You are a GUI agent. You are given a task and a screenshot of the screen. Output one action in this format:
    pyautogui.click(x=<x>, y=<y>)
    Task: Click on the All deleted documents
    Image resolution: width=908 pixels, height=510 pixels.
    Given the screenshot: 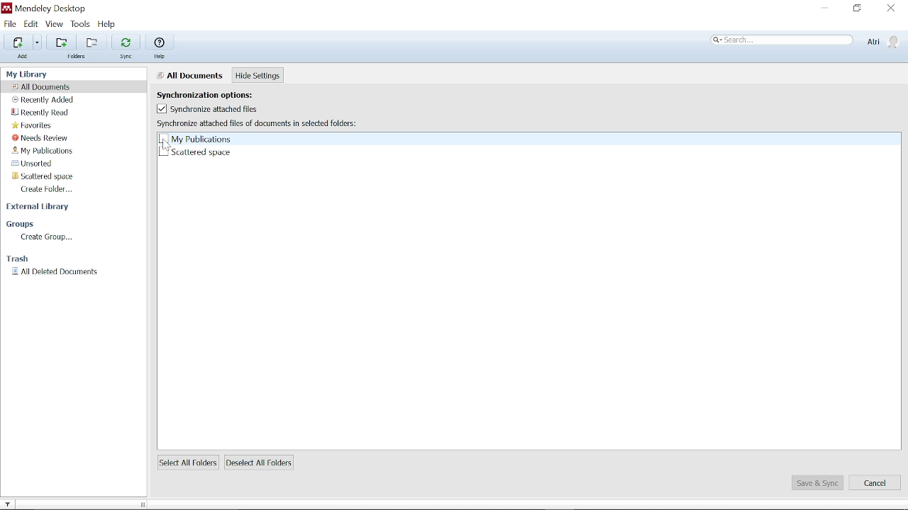 What is the action you would take?
    pyautogui.click(x=54, y=271)
    